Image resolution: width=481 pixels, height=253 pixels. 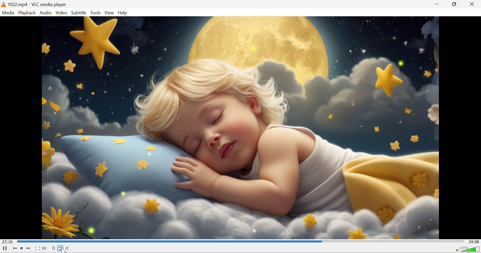 I want to click on Toggle playlist, so click(x=53, y=248).